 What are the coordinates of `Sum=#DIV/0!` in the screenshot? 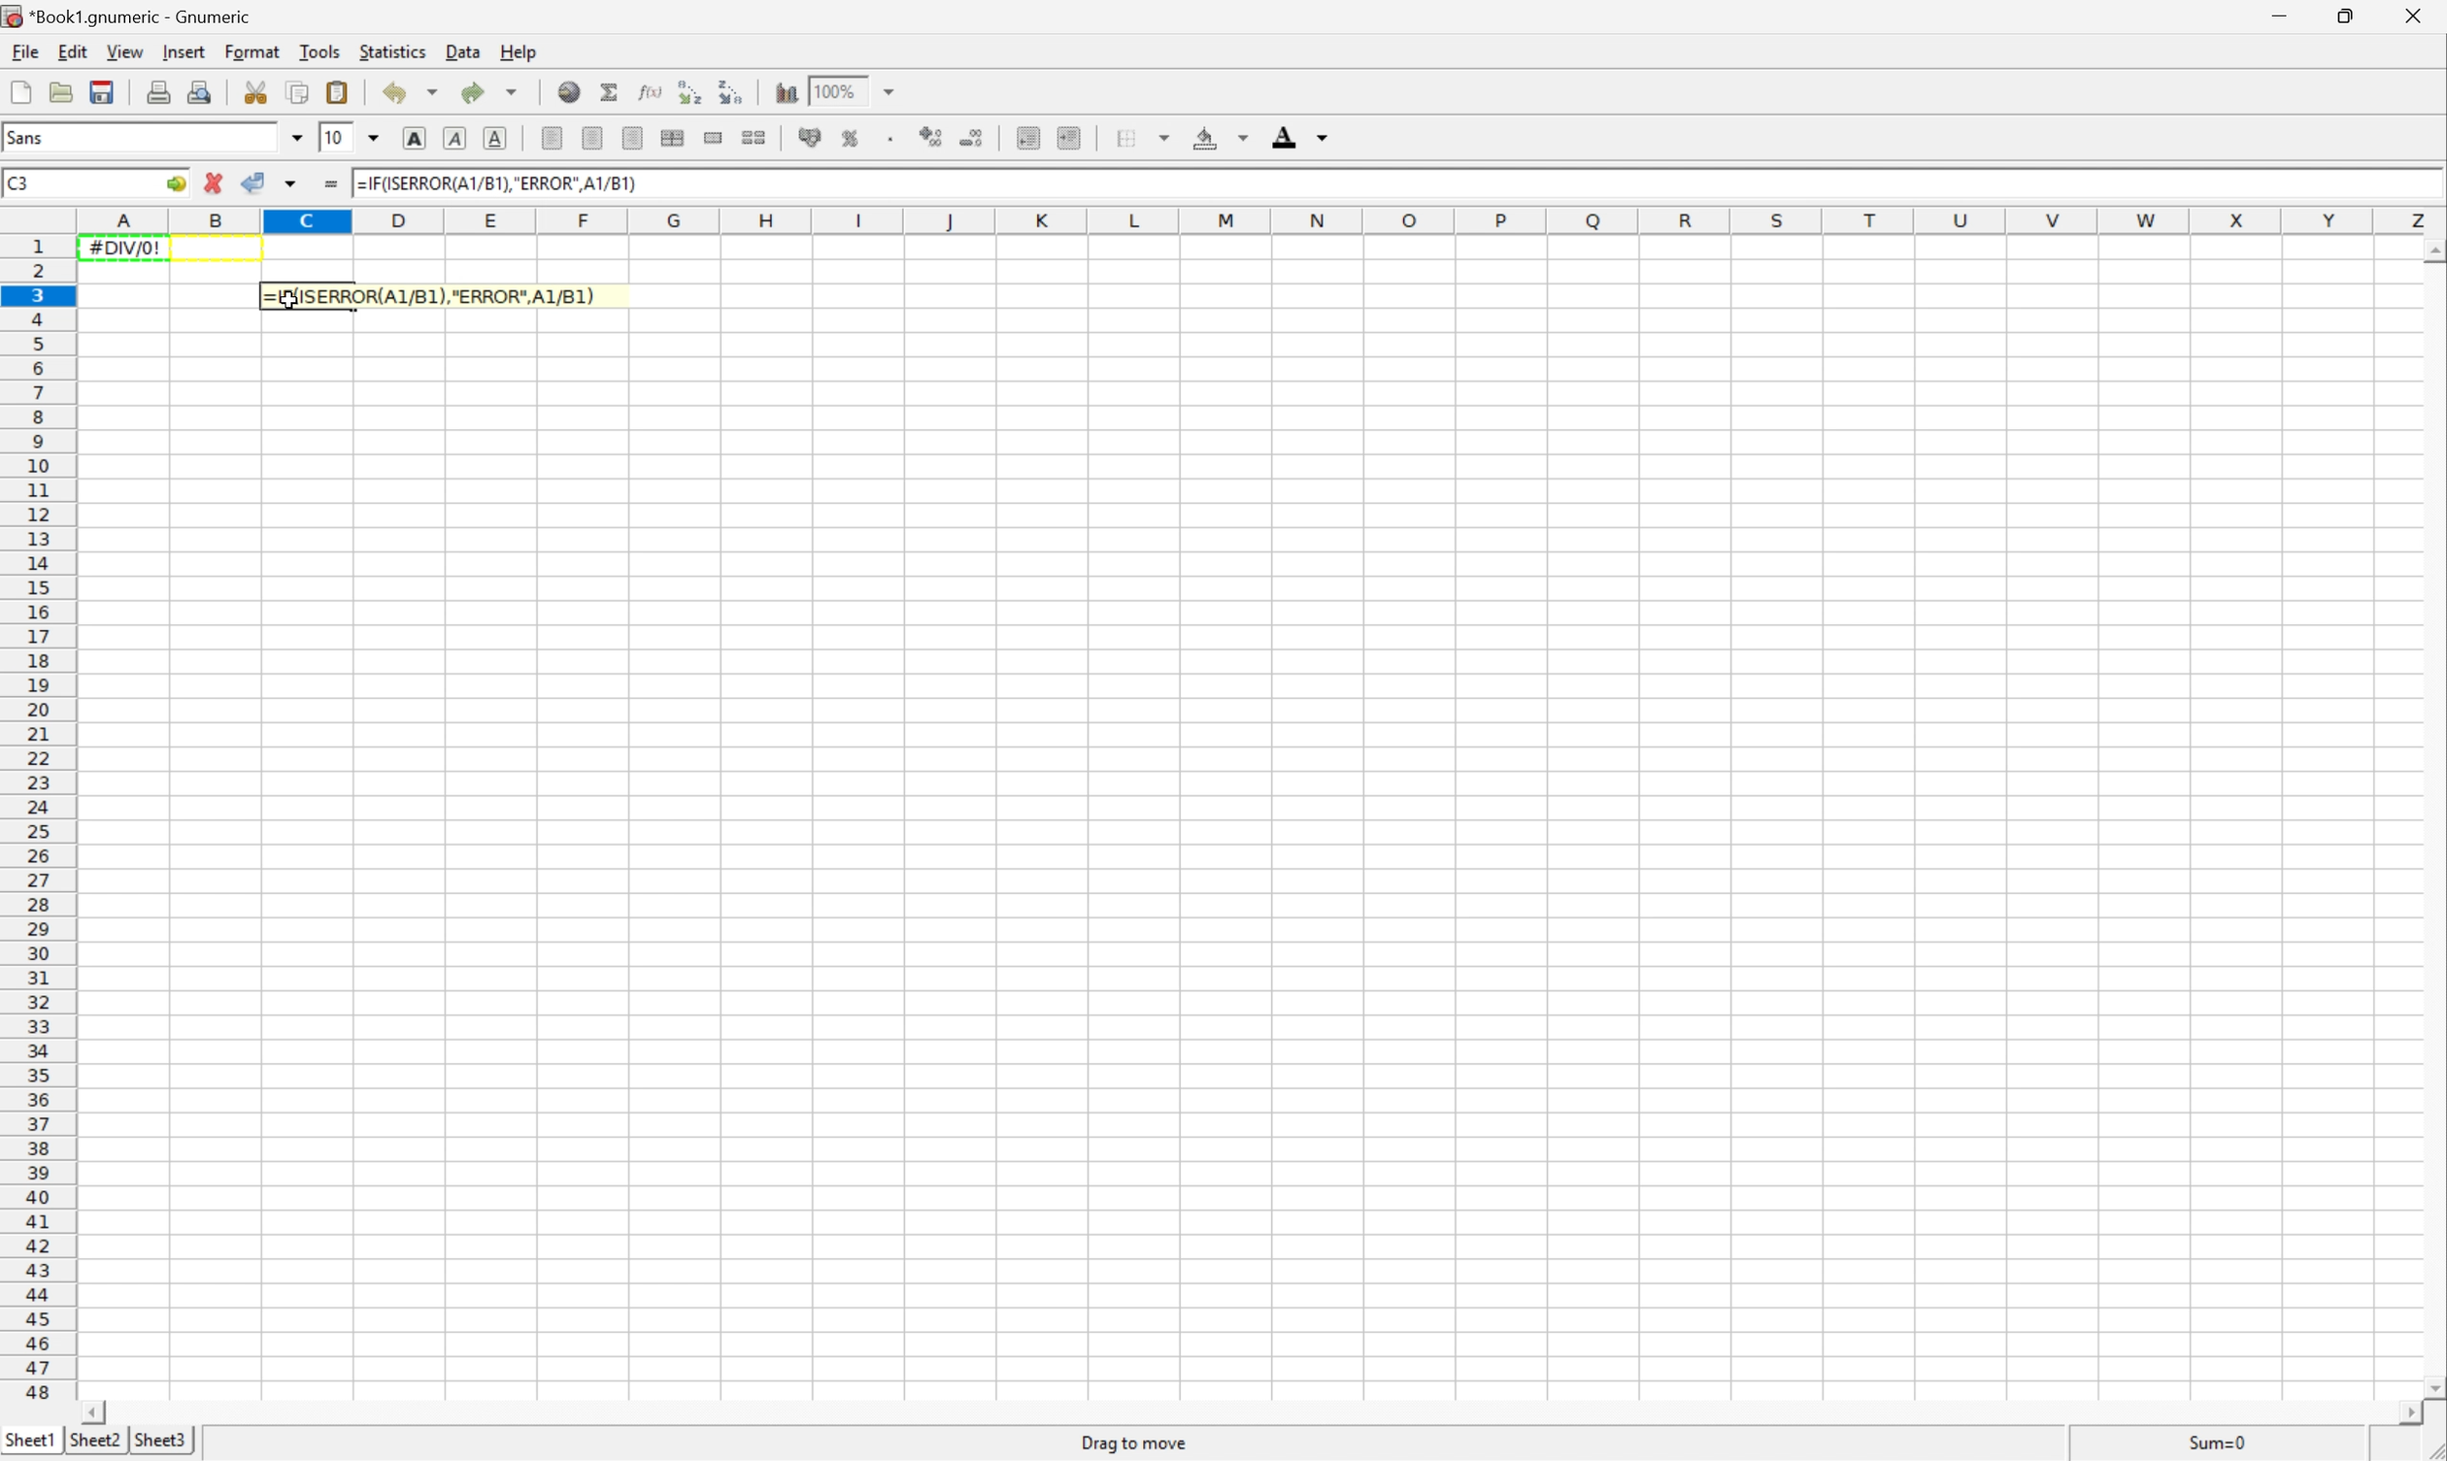 It's located at (2212, 1438).